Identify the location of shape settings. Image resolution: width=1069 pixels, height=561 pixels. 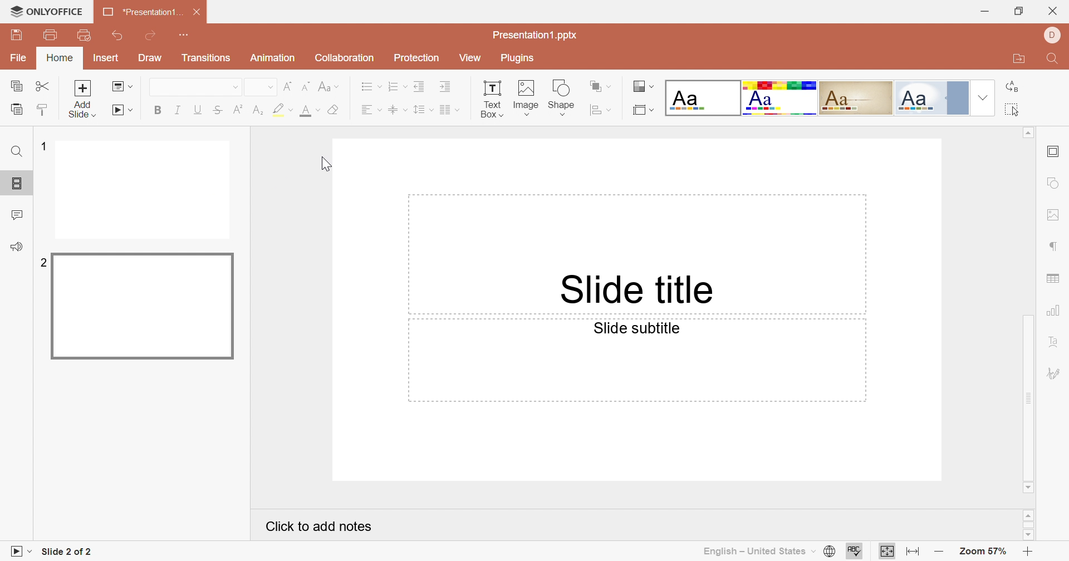
(1054, 184).